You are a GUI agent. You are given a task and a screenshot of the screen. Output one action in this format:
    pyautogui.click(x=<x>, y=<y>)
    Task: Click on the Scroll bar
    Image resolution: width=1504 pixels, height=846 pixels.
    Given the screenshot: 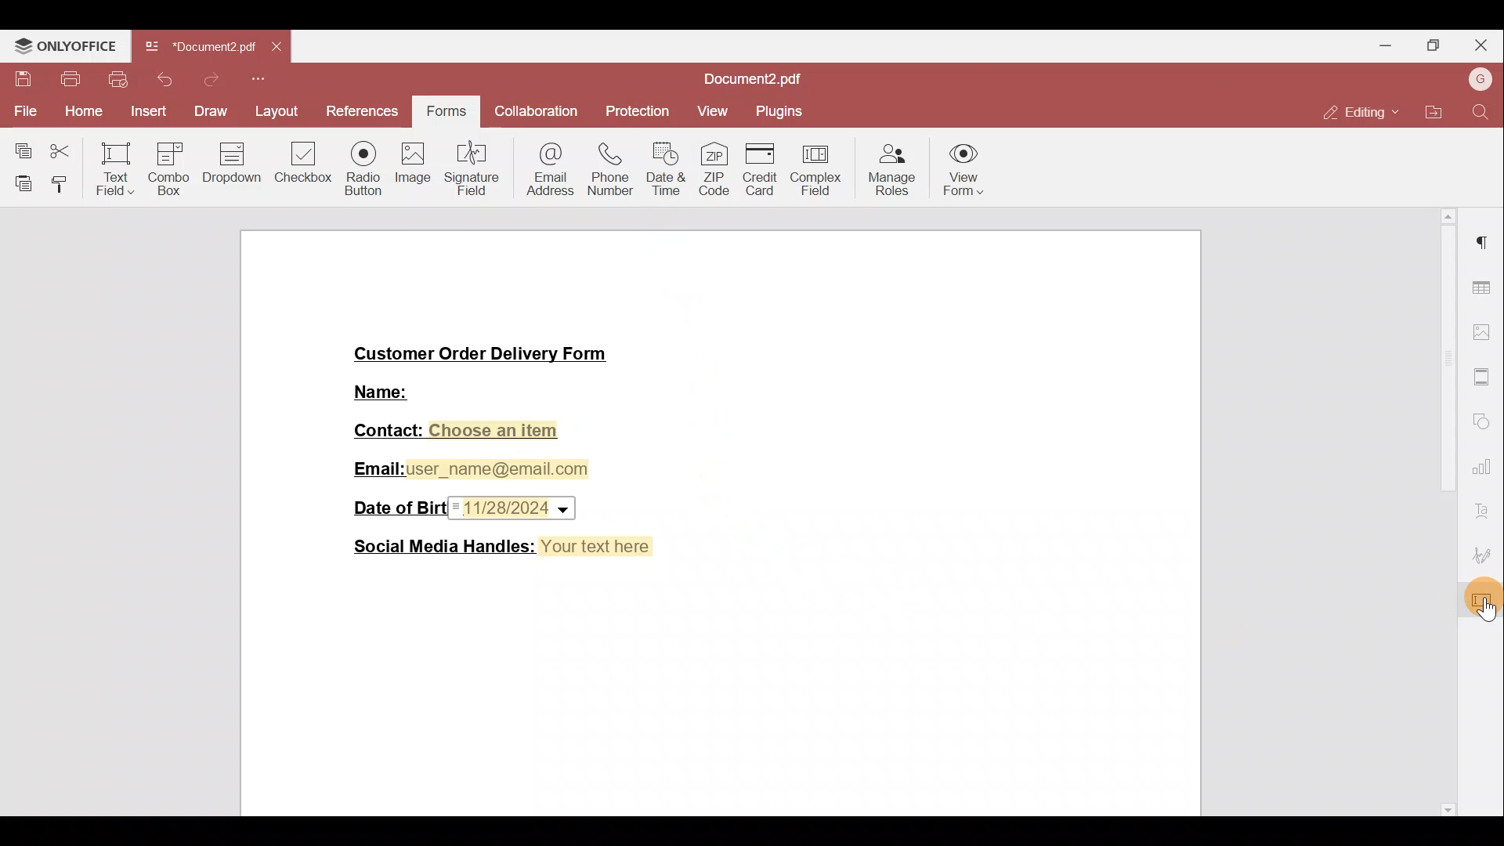 What is the action you would take?
    pyautogui.click(x=1446, y=513)
    